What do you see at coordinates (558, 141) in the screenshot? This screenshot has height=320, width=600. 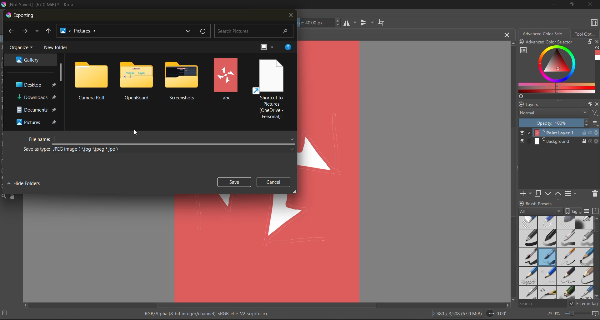 I see `layer` at bounding box center [558, 141].